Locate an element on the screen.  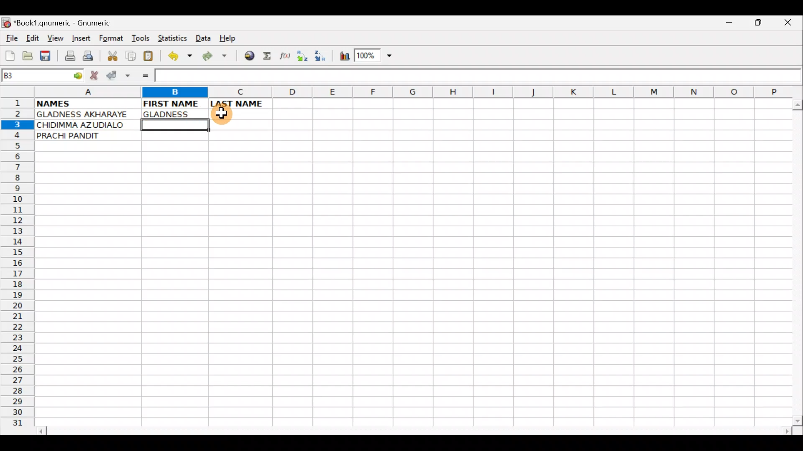
Copy selection is located at coordinates (131, 56).